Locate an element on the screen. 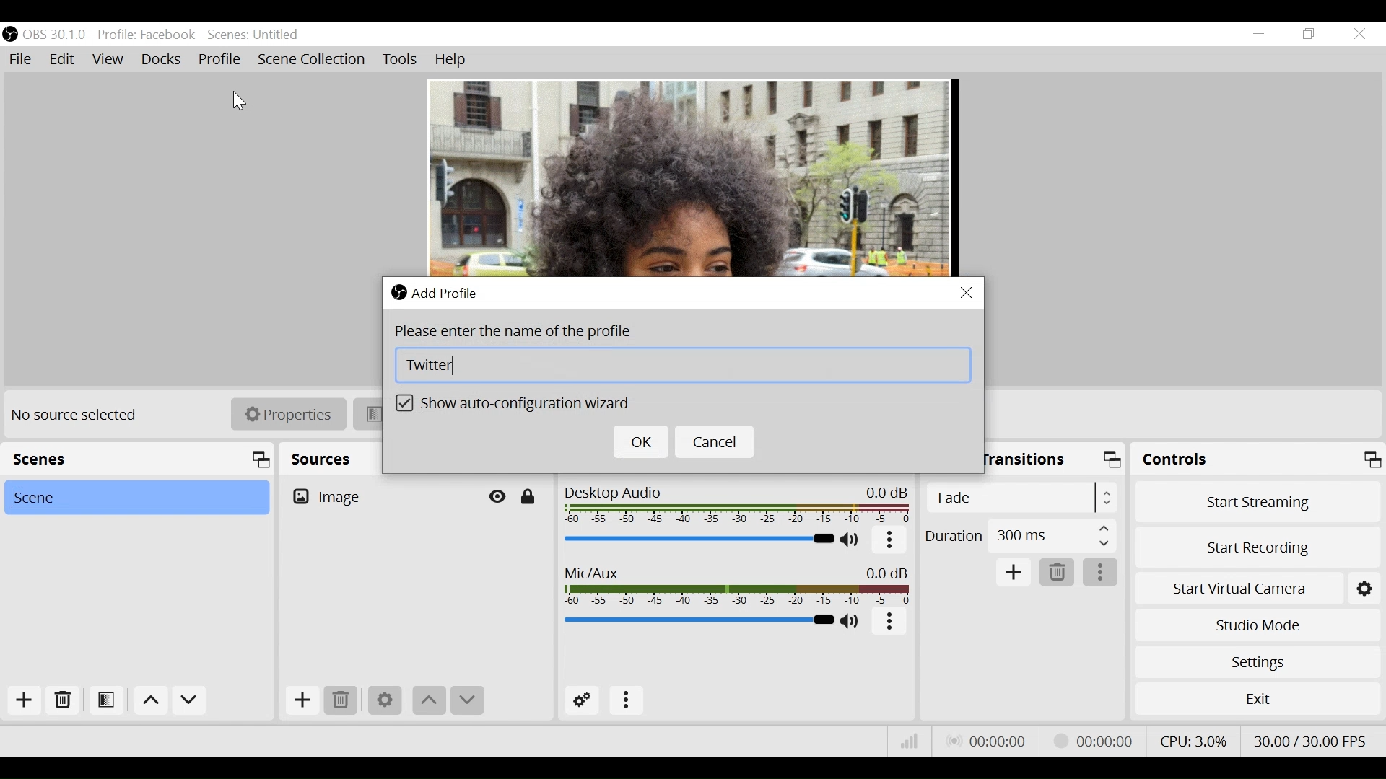 The image size is (1386, 779). Delete is located at coordinates (341, 700).